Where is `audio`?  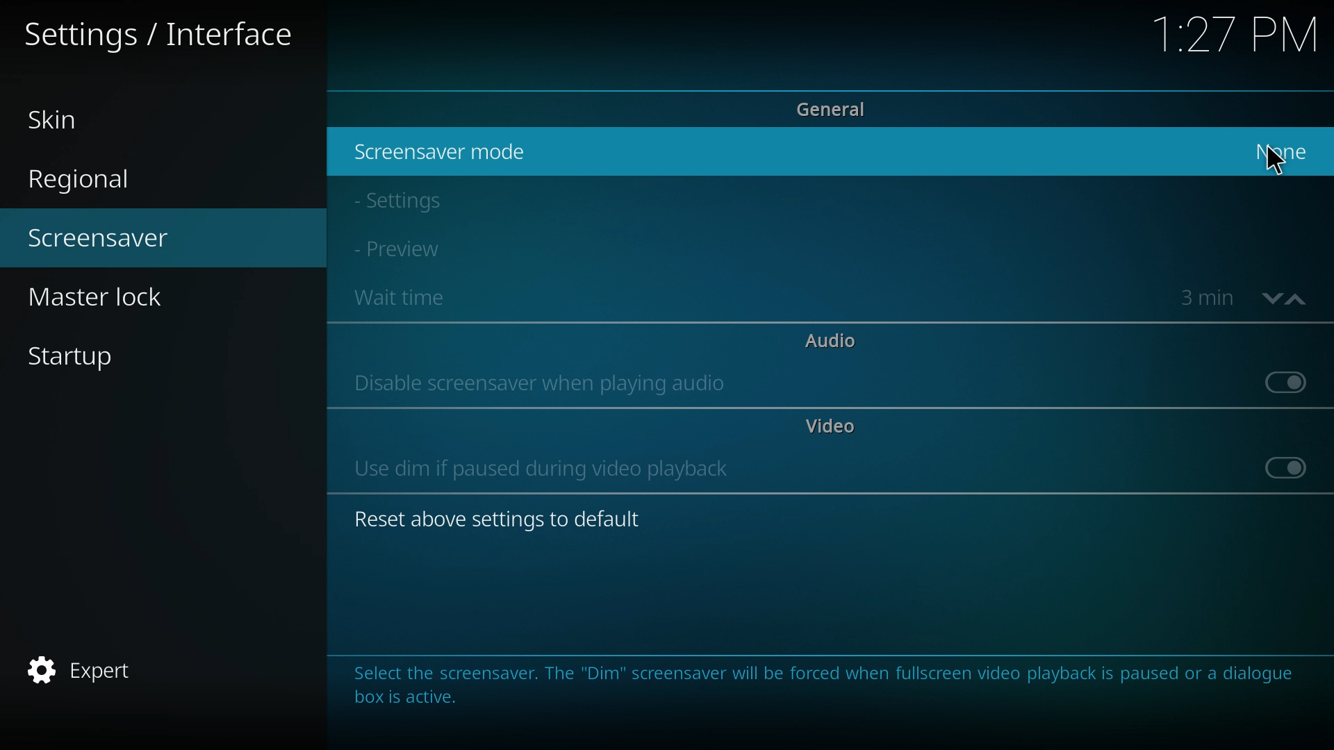
audio is located at coordinates (830, 340).